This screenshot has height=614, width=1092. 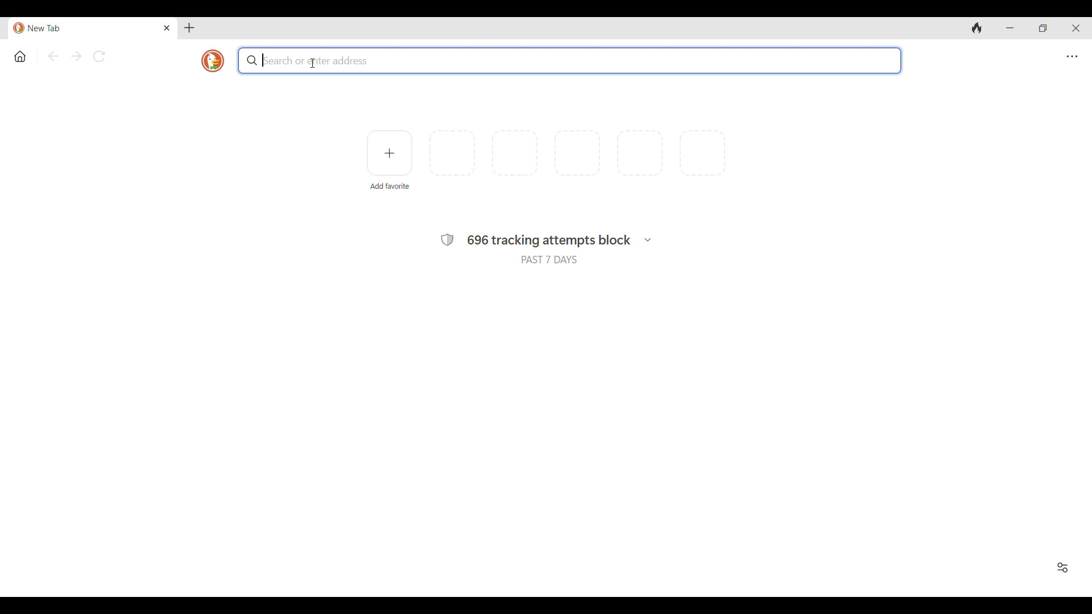 I want to click on Typing in search query into search box, so click(x=571, y=61).